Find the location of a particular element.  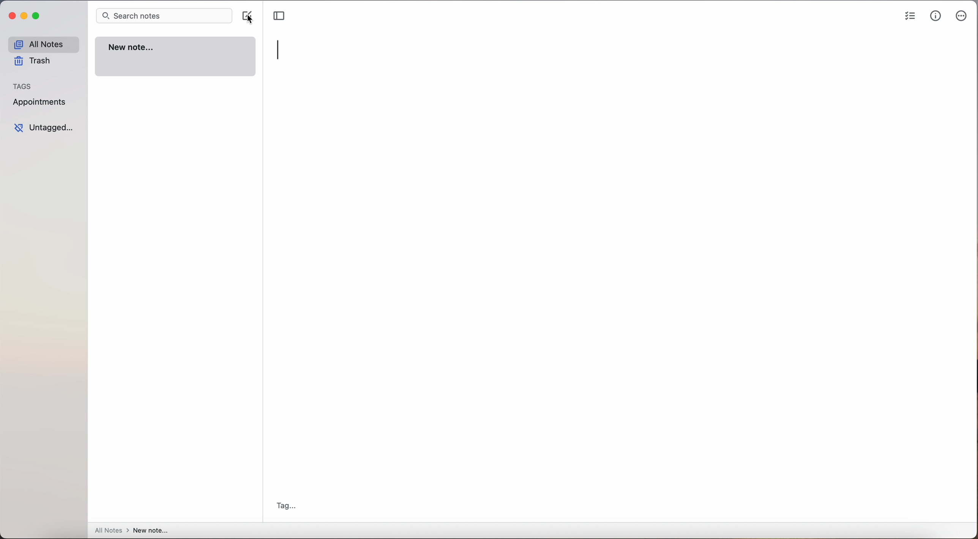

new note is located at coordinates (158, 531).